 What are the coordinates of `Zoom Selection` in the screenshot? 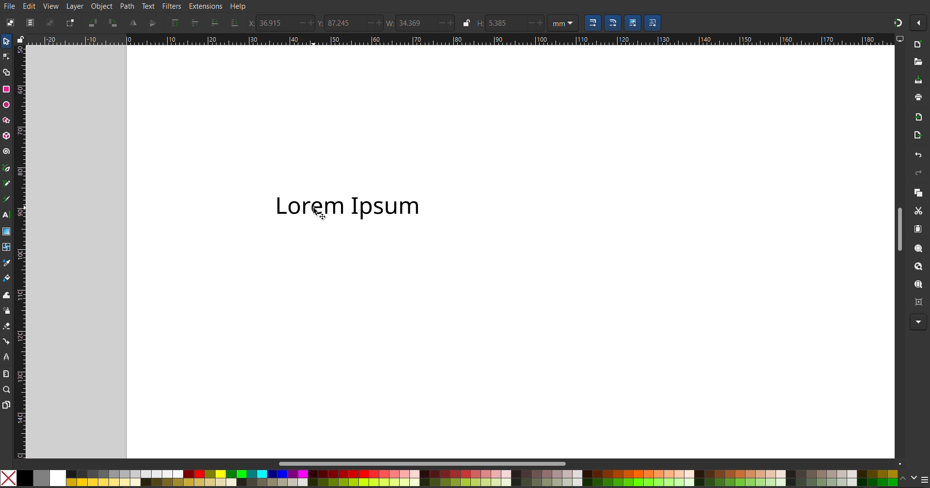 It's located at (919, 249).